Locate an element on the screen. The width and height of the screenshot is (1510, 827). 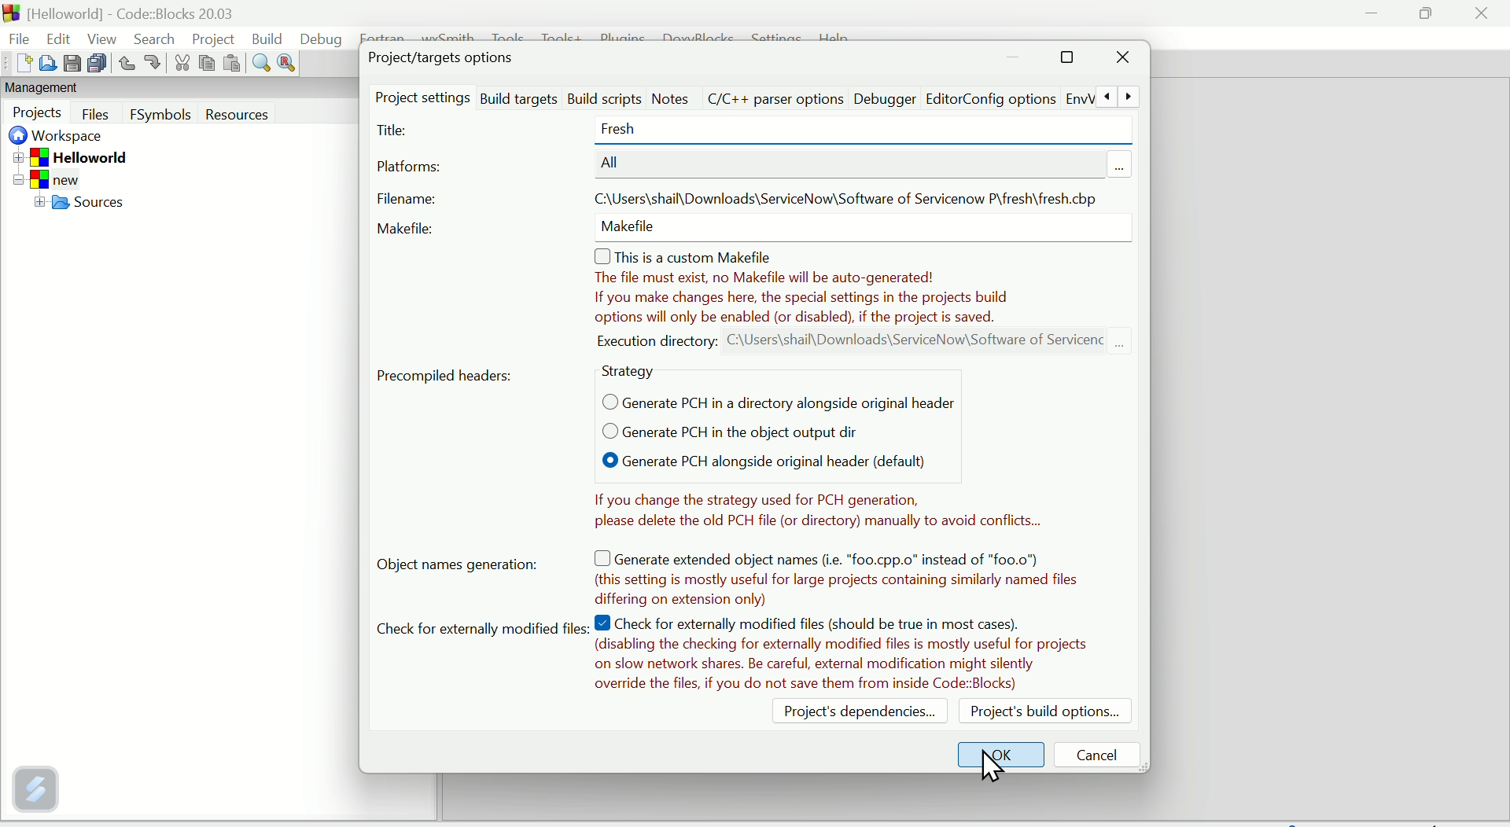
Open is located at coordinates (47, 62).